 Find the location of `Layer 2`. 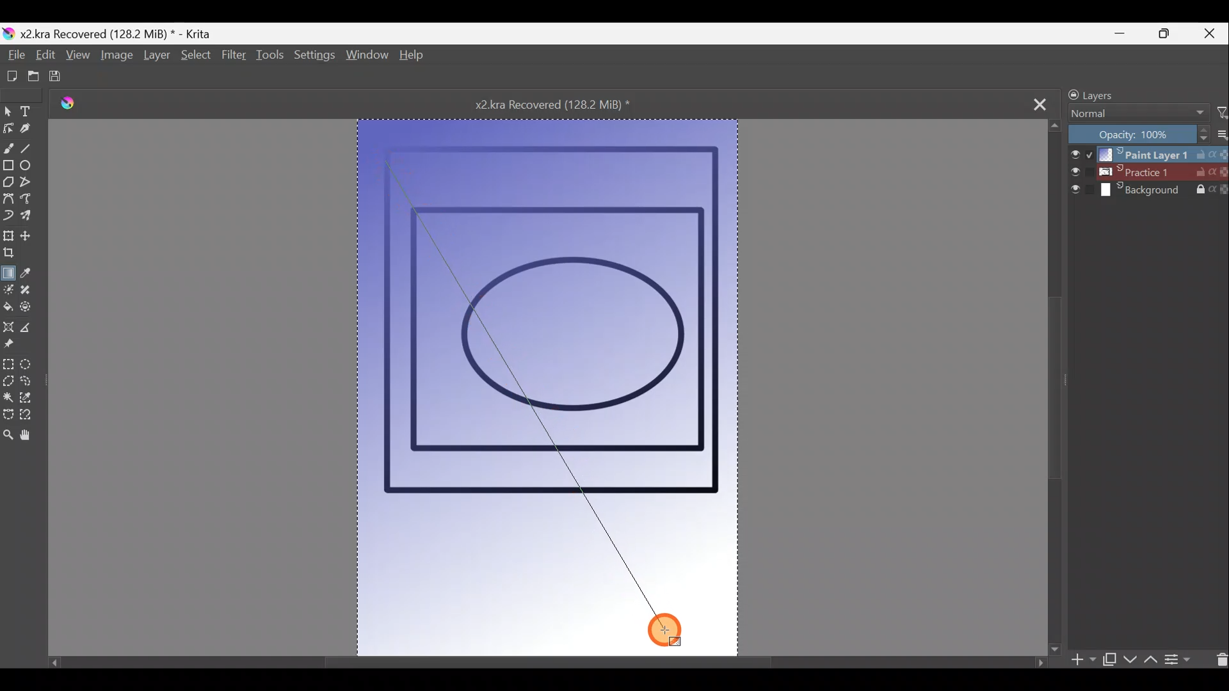

Layer 2 is located at coordinates (1148, 172).